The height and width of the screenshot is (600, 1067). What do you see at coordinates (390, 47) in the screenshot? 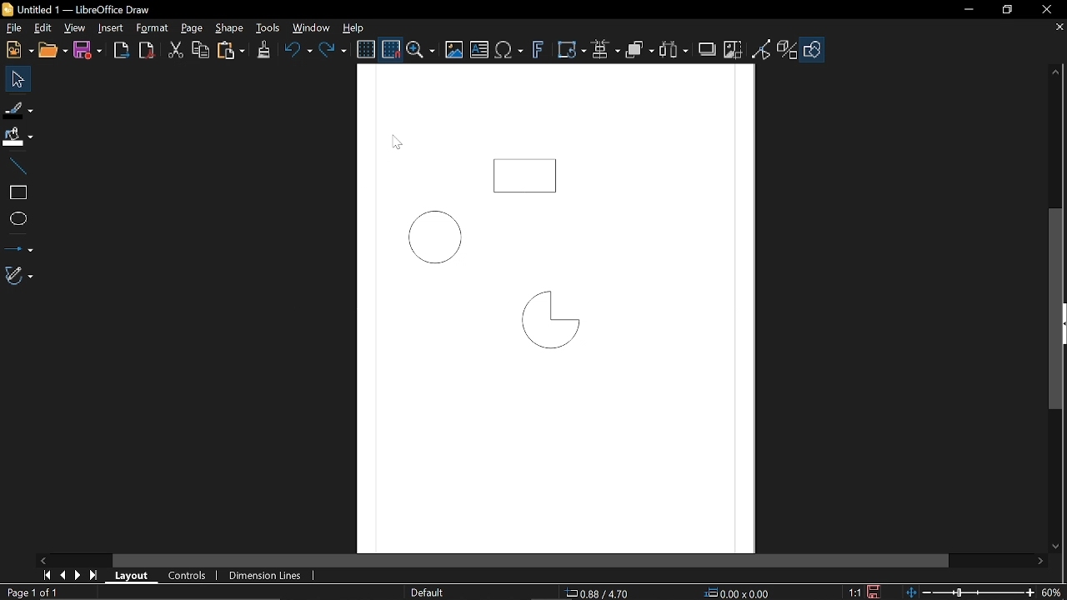
I see `Snap to grid` at bounding box center [390, 47].